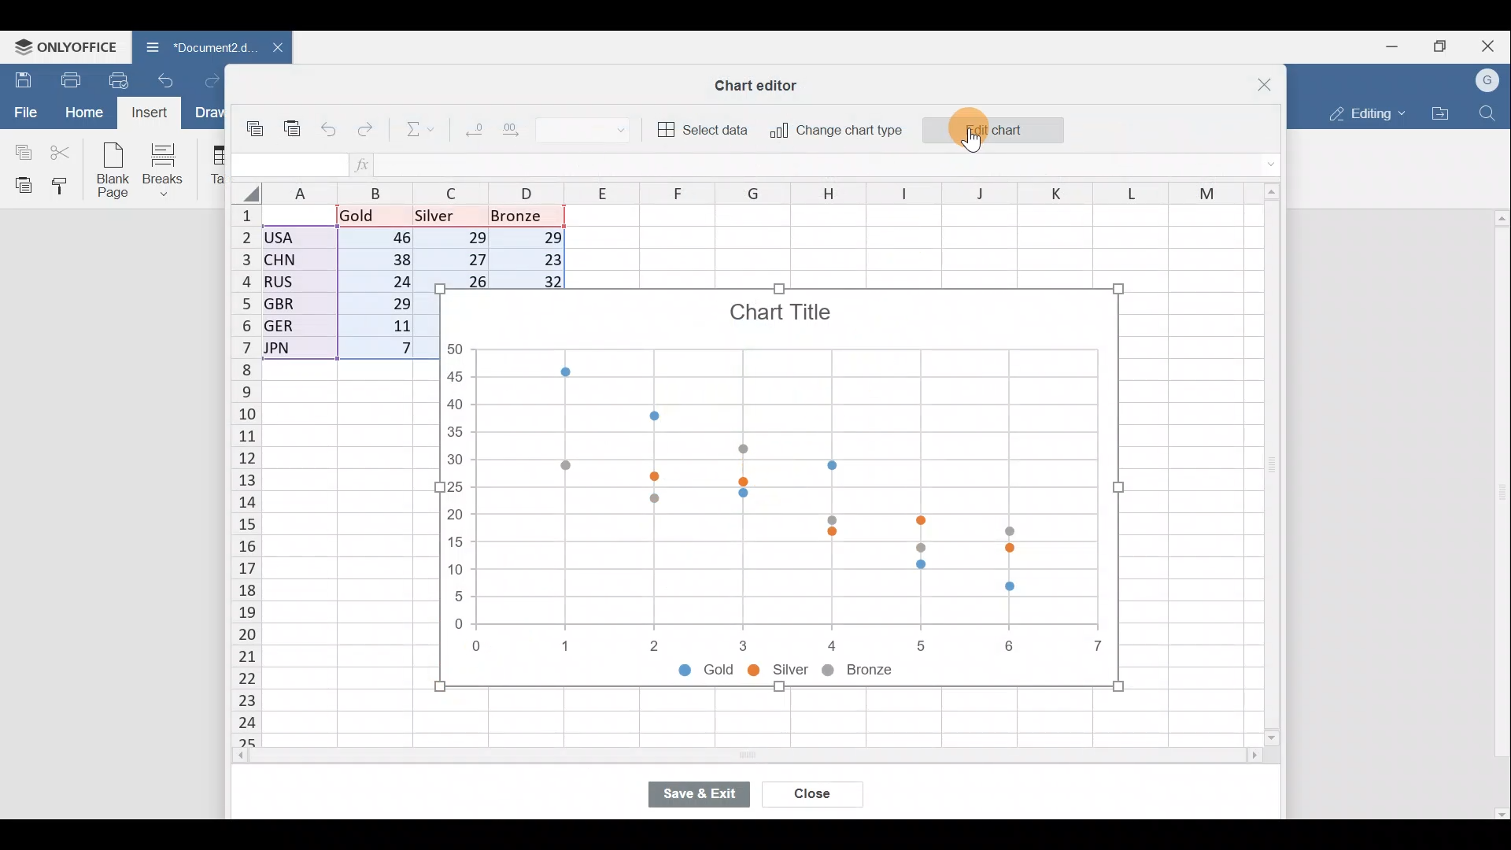  I want to click on Paste, so click(292, 121).